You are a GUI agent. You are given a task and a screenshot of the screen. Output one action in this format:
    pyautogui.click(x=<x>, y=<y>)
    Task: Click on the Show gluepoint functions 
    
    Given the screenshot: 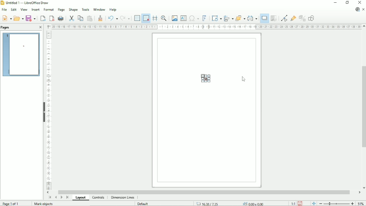 What is the action you would take?
    pyautogui.click(x=293, y=18)
    